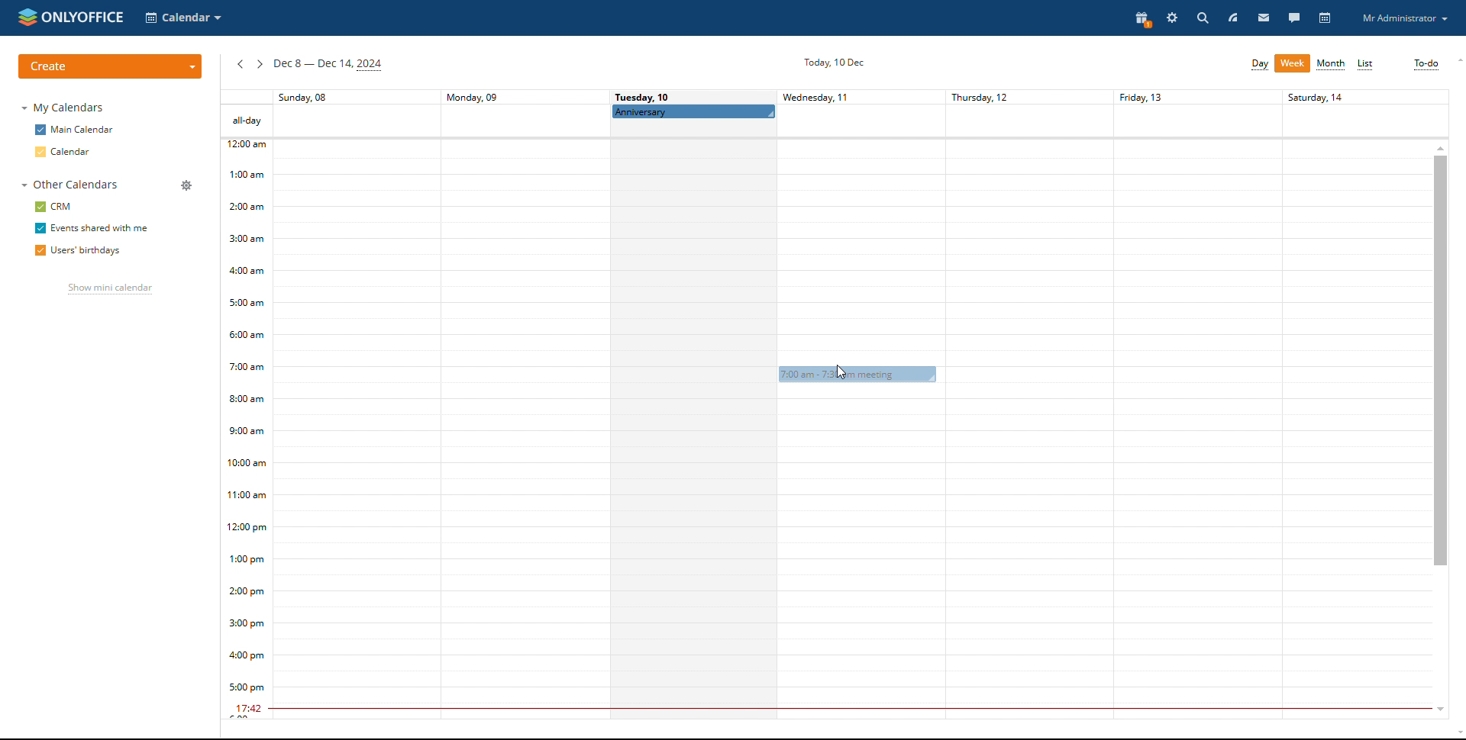  What do you see at coordinates (1436, 711) in the screenshot?
I see `scroll down` at bounding box center [1436, 711].